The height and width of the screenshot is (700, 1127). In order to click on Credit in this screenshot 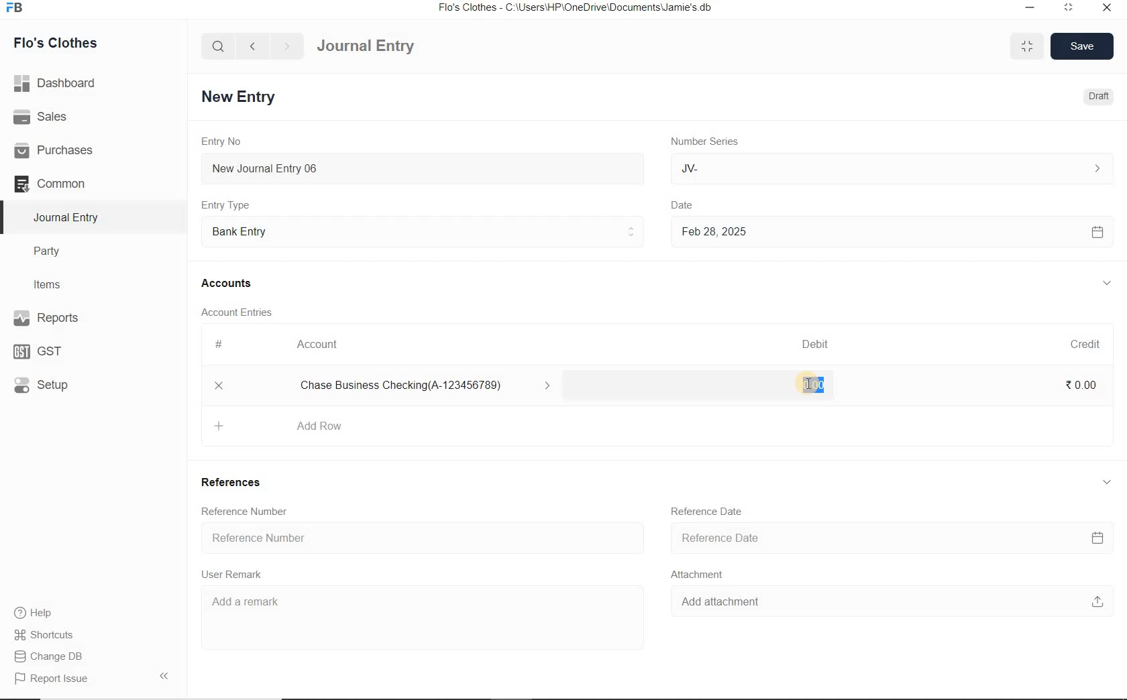, I will do `click(1086, 344)`.